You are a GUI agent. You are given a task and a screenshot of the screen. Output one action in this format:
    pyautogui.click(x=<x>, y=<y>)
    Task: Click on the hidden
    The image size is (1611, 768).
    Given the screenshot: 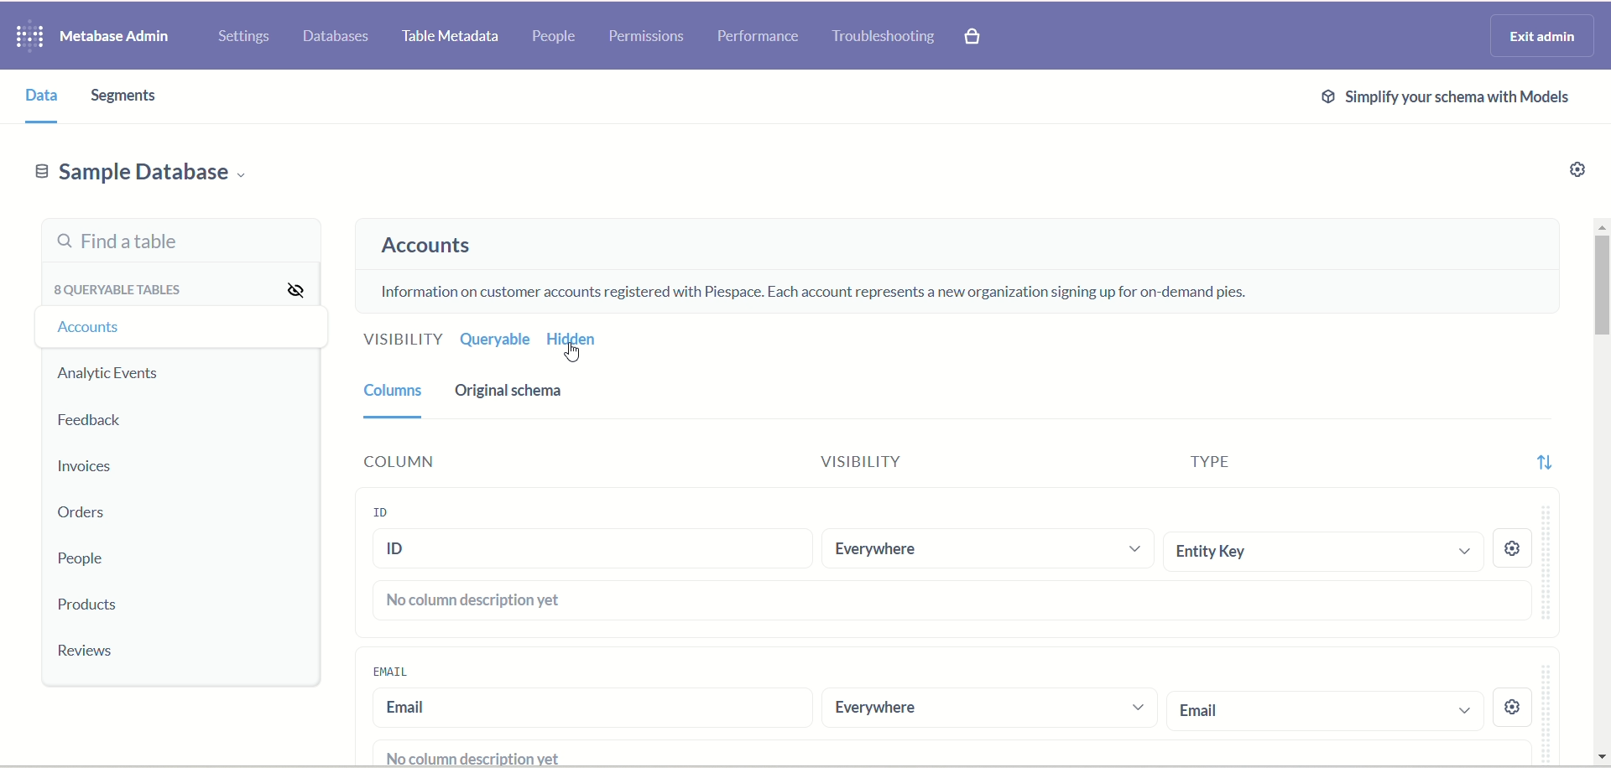 What is the action you would take?
    pyautogui.click(x=575, y=342)
    